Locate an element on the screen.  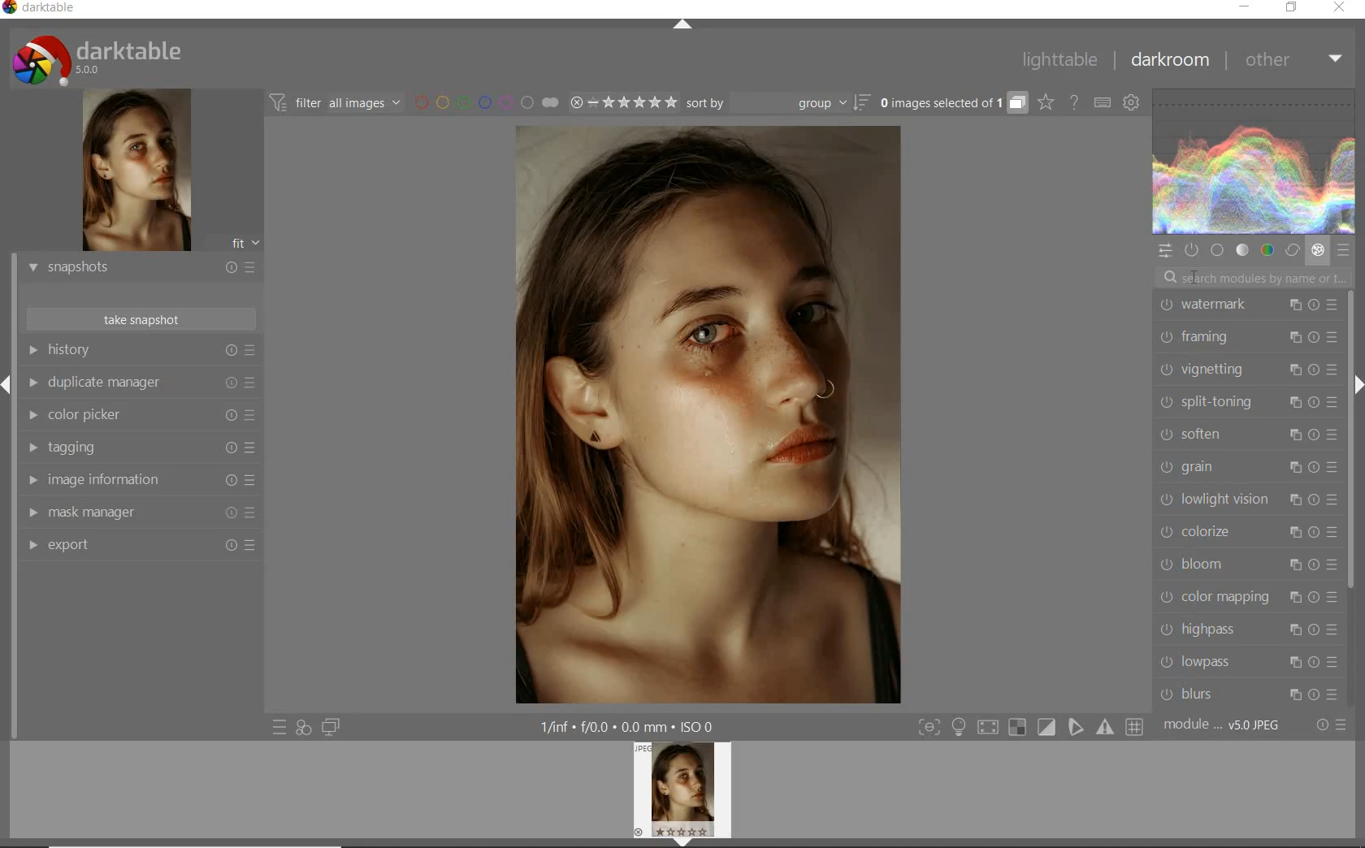
change overlays shown on thumbnails is located at coordinates (1045, 104).